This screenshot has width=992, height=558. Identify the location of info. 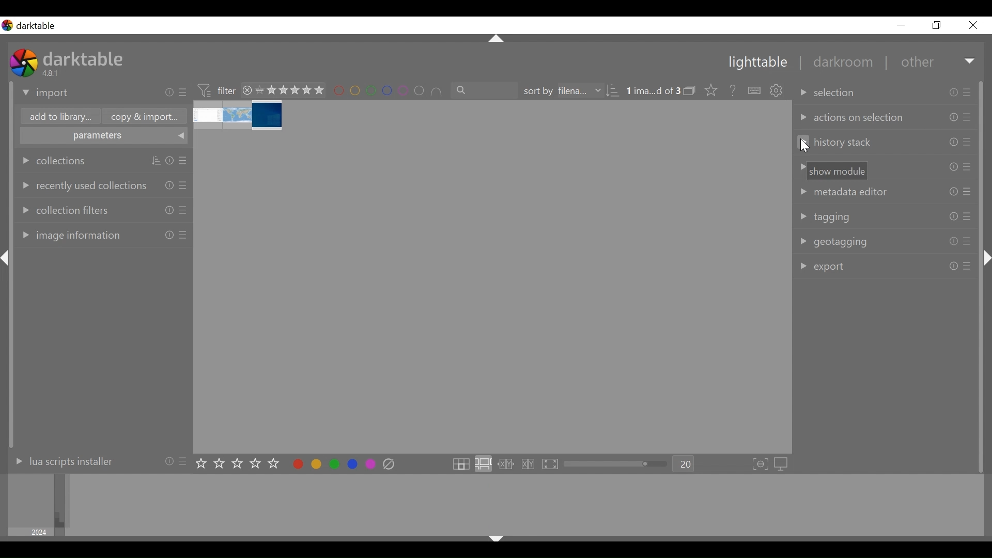
(953, 216).